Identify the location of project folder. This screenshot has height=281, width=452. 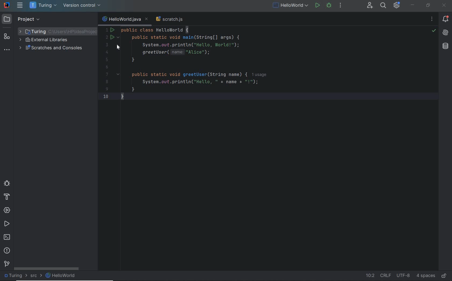
(57, 31).